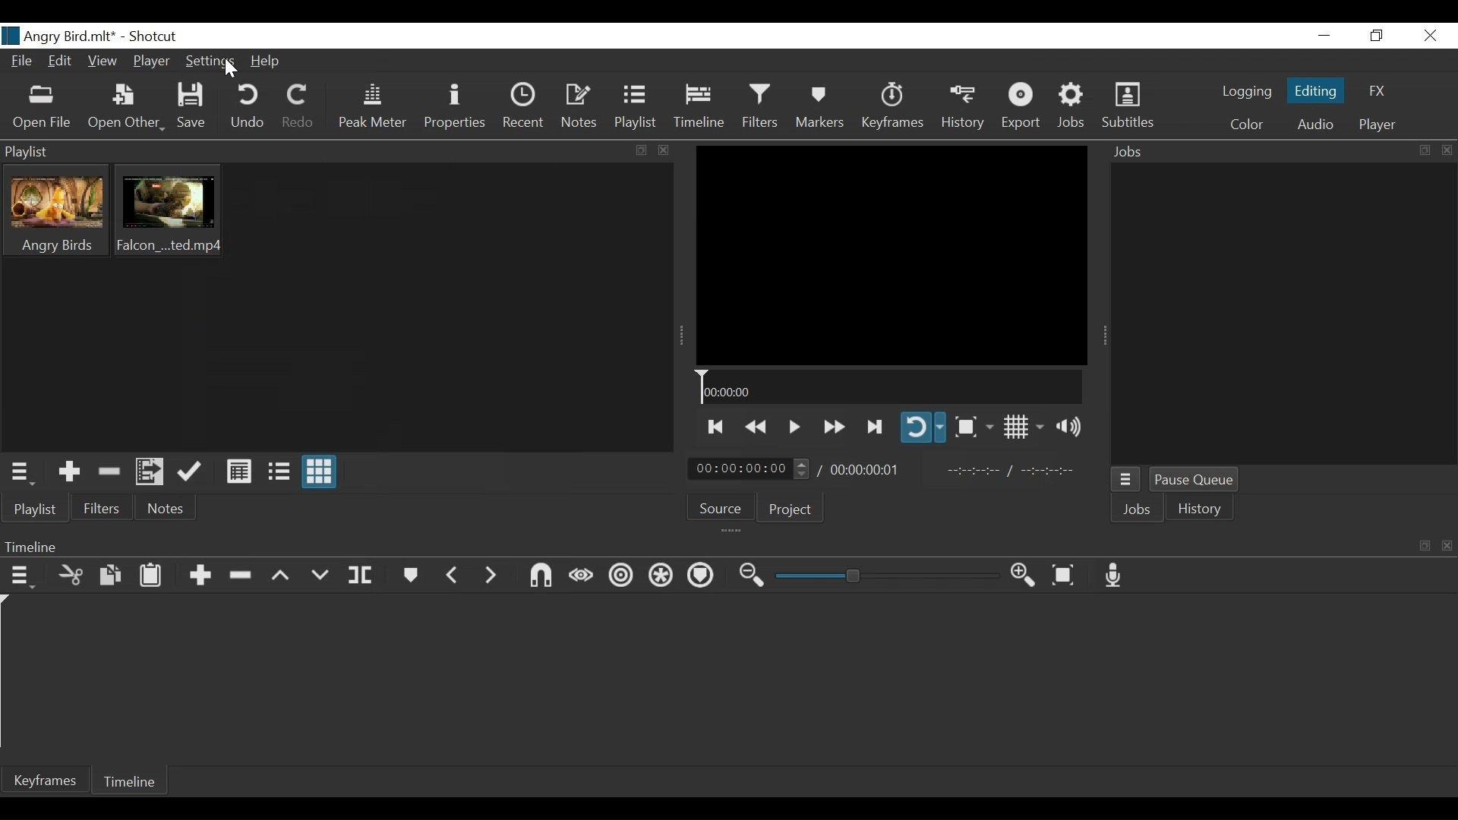 The width and height of the screenshot is (1458, 820). I want to click on Scrub while dragging, so click(582, 576).